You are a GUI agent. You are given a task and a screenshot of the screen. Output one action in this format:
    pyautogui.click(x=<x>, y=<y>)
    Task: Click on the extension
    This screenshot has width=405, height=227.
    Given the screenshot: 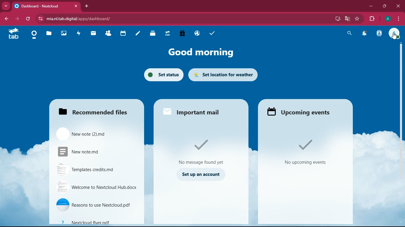 What is the action you would take?
    pyautogui.click(x=371, y=19)
    